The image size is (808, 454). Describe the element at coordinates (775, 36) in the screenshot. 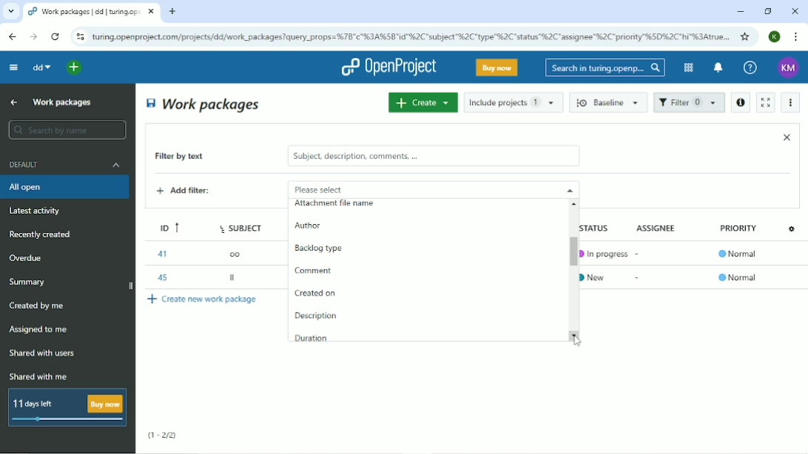

I see `Account` at that location.